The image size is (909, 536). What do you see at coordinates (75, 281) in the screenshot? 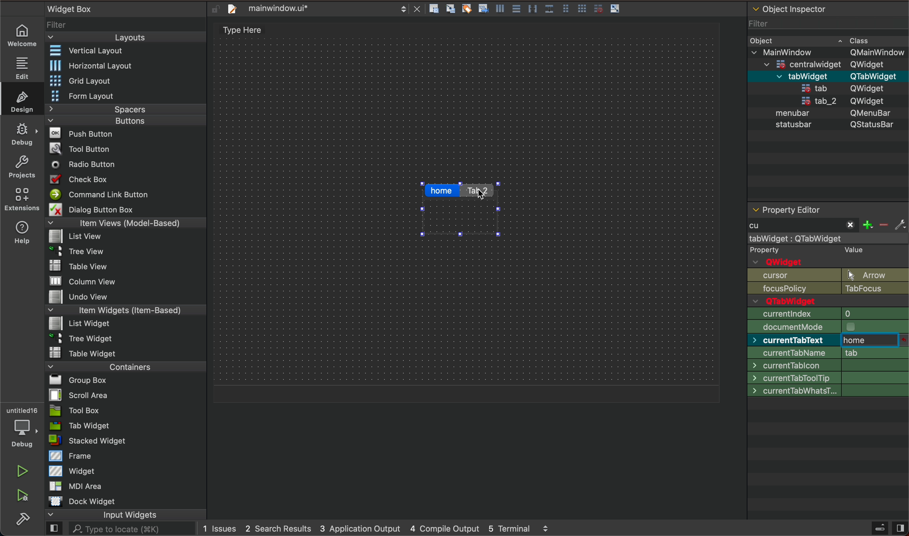
I see `MW column view` at bounding box center [75, 281].